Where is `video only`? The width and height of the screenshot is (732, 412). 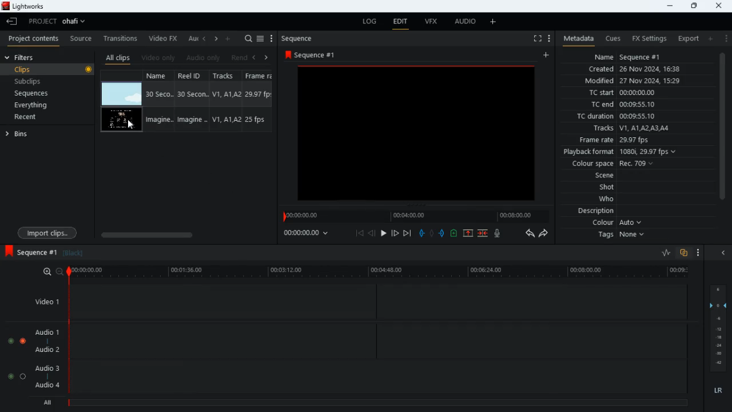 video only is located at coordinates (159, 58).